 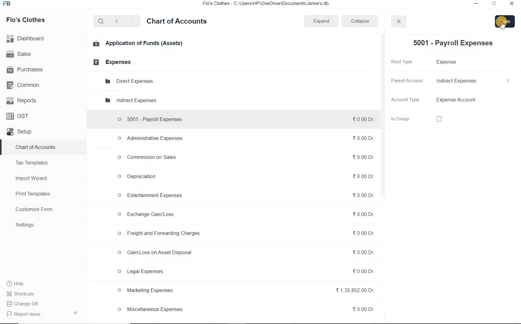 I want to click on © Administrative Expenses %0.00Dr., so click(x=243, y=139).